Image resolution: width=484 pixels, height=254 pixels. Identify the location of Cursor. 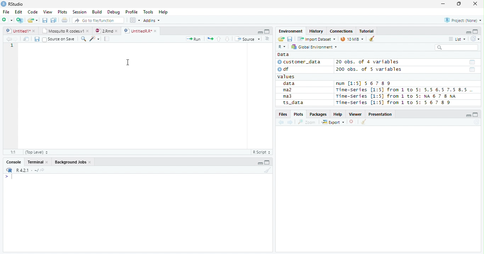
(127, 62).